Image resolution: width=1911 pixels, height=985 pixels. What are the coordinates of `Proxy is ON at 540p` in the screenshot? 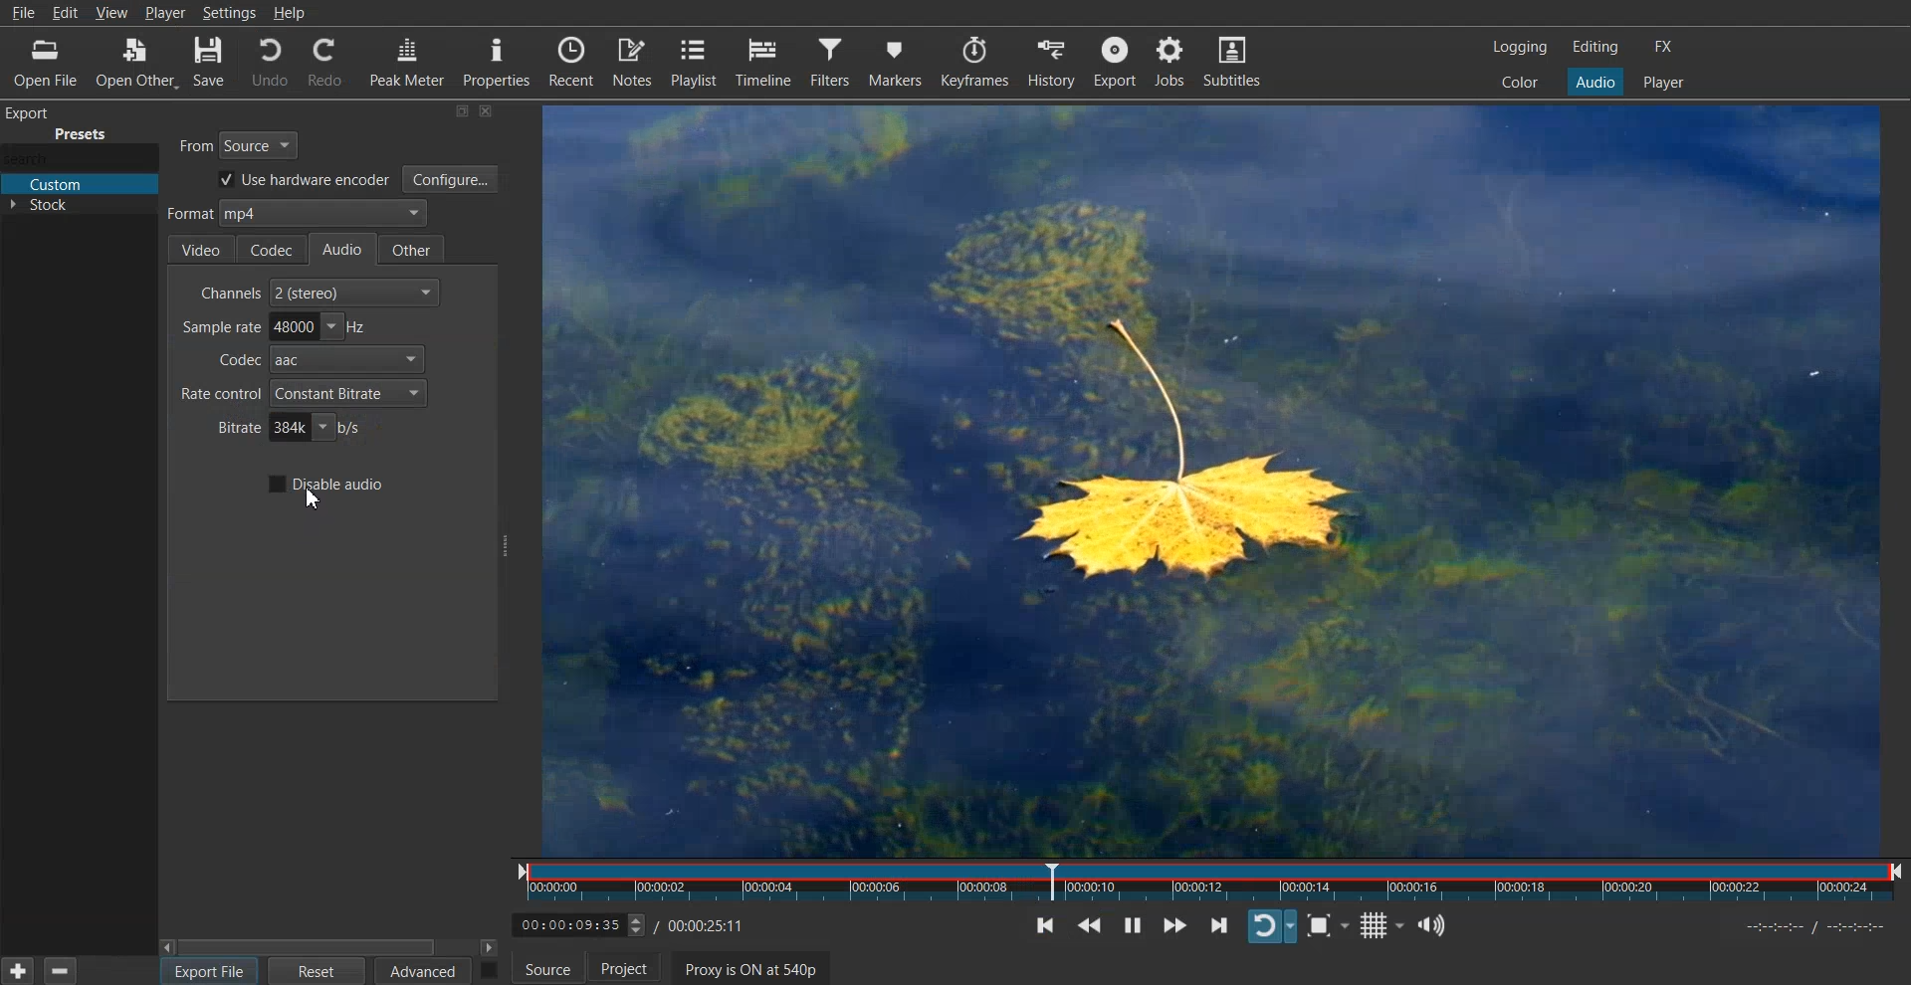 It's located at (760, 970).